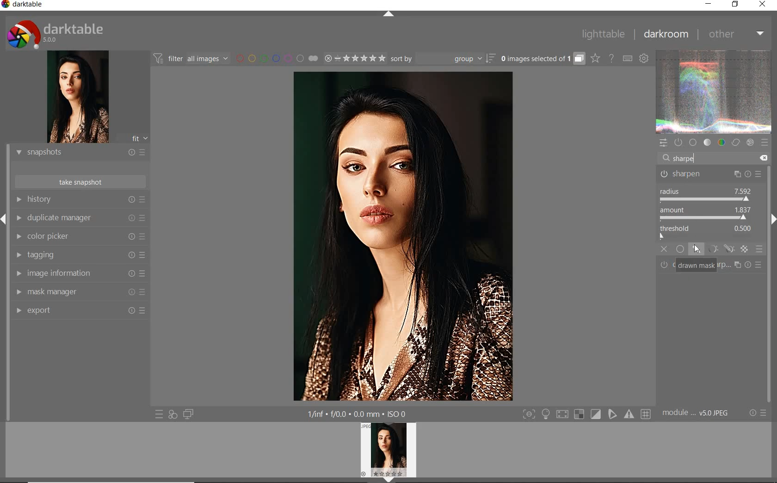 This screenshot has width=777, height=483. What do you see at coordinates (750, 143) in the screenshot?
I see `effect` at bounding box center [750, 143].